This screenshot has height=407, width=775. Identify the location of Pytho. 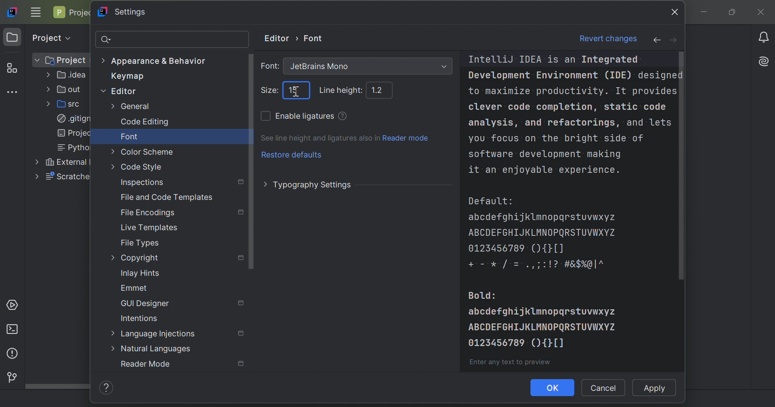
(71, 147).